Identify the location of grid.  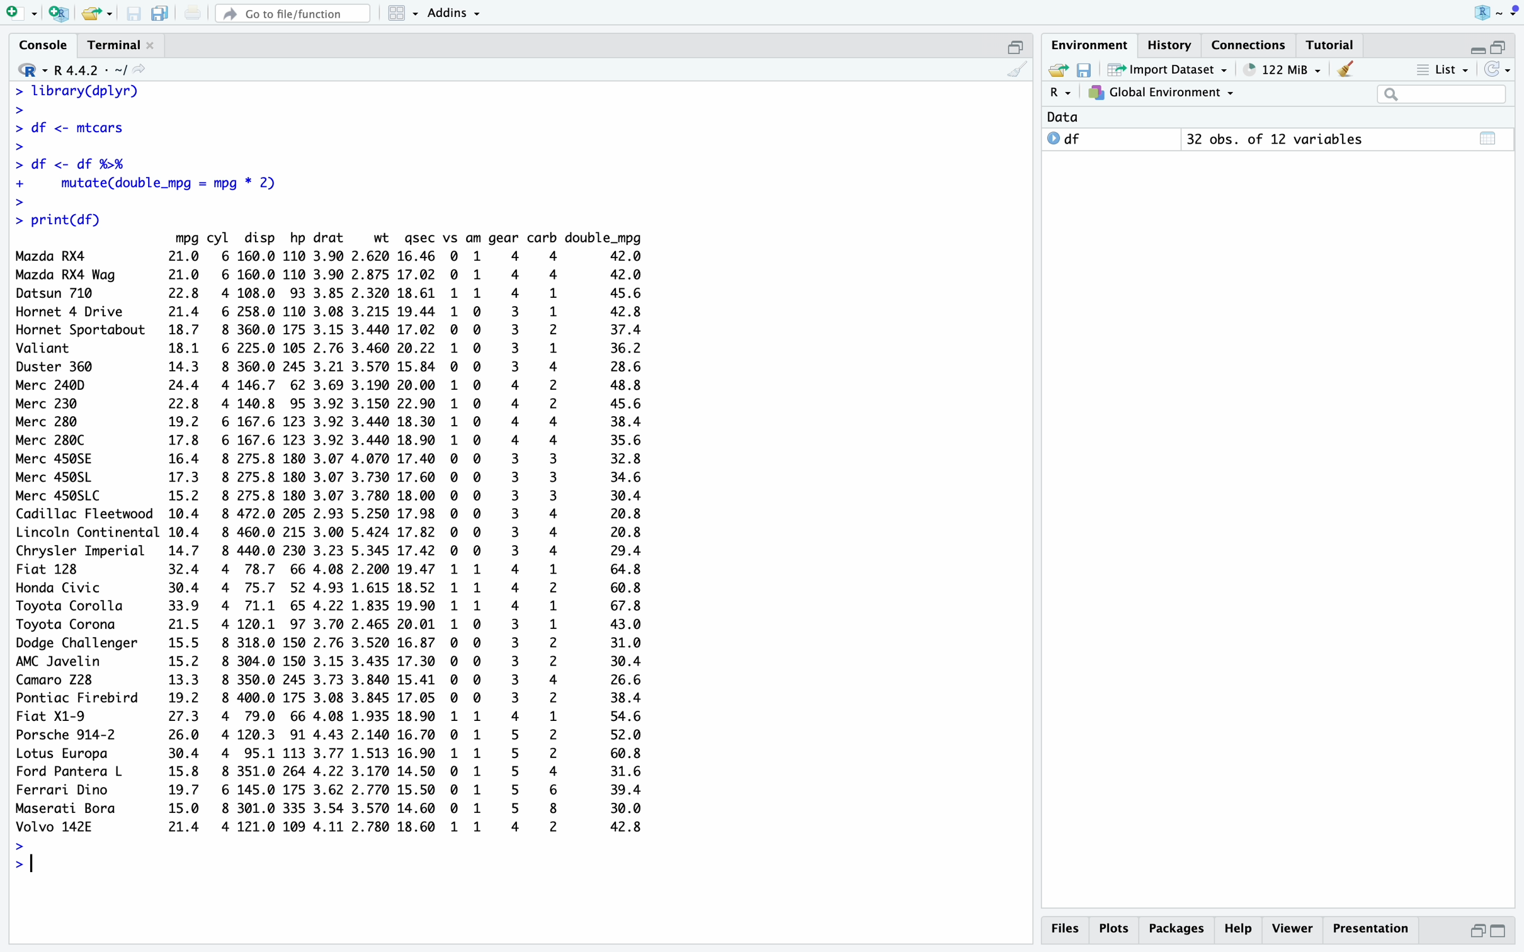
(405, 14).